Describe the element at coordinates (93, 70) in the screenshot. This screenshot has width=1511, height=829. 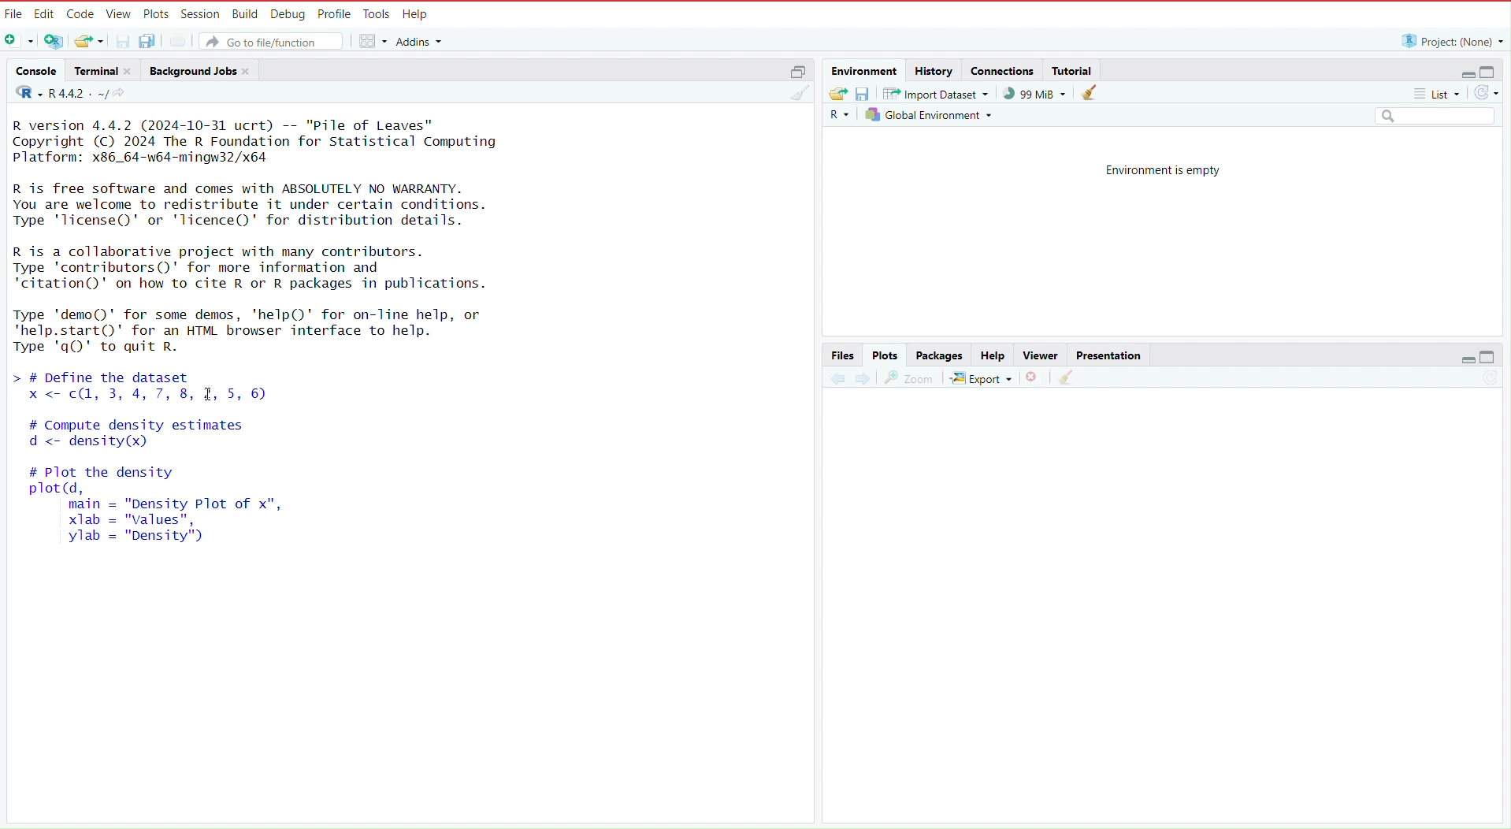
I see `terminal` at that location.